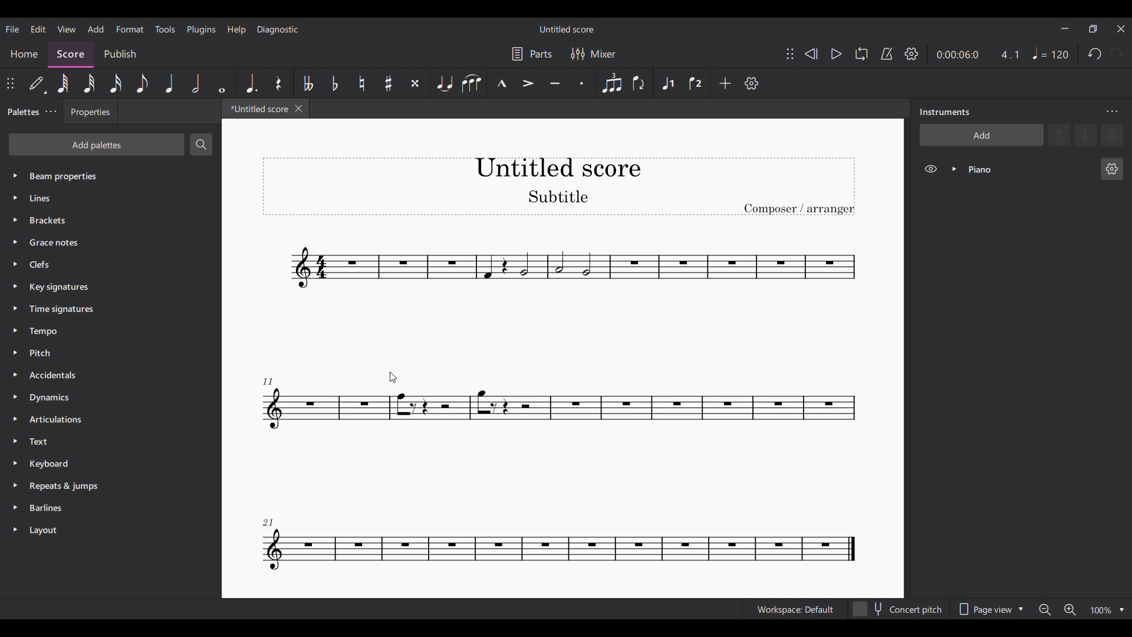 This screenshot has height=637, width=1132. Describe the element at coordinates (120, 52) in the screenshot. I see `Publish section` at that location.